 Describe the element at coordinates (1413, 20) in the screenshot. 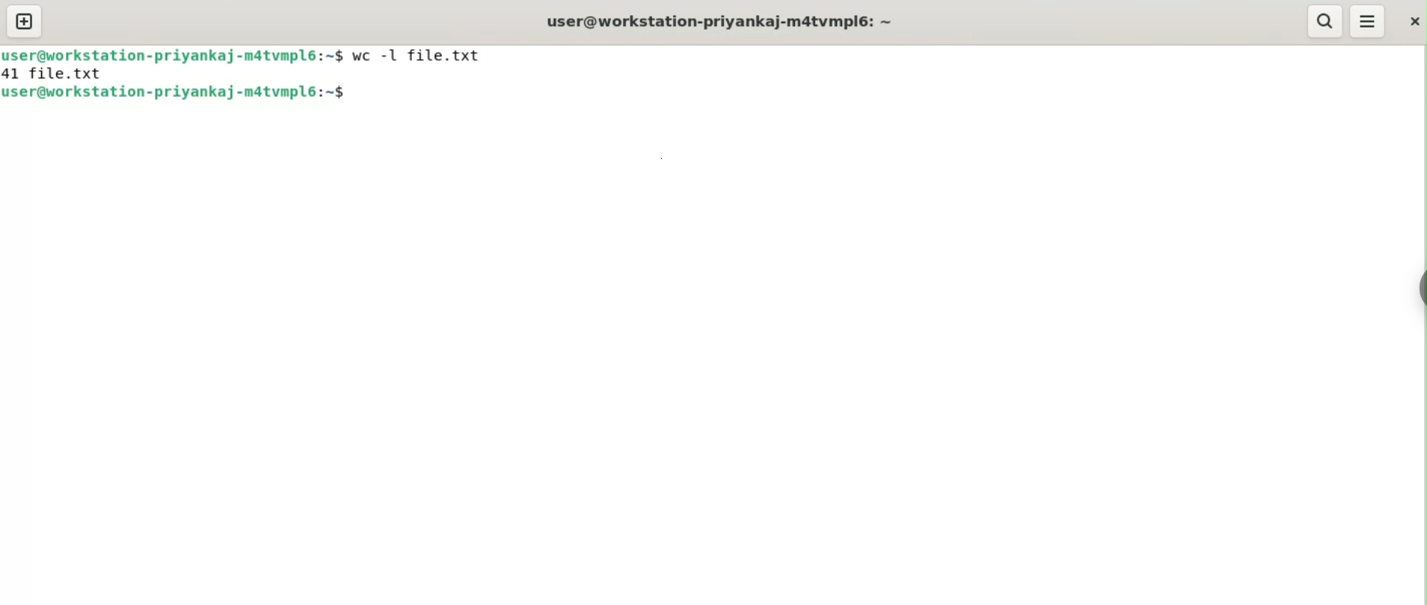

I see `close` at that location.